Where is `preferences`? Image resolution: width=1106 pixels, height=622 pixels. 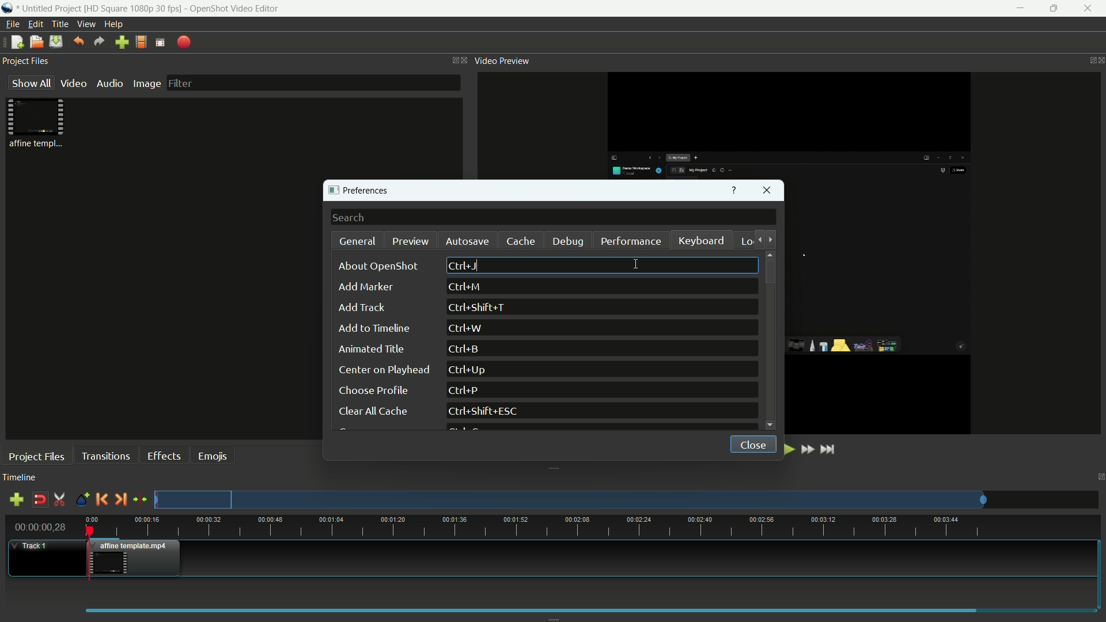
preferences is located at coordinates (362, 191).